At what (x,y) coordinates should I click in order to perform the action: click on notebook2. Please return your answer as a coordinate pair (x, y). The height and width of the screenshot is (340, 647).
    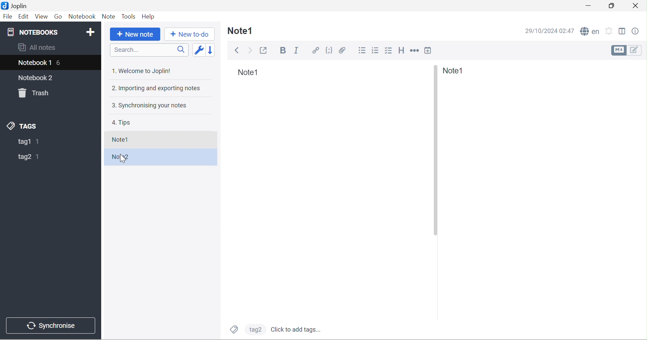
    Looking at the image, I should click on (33, 78).